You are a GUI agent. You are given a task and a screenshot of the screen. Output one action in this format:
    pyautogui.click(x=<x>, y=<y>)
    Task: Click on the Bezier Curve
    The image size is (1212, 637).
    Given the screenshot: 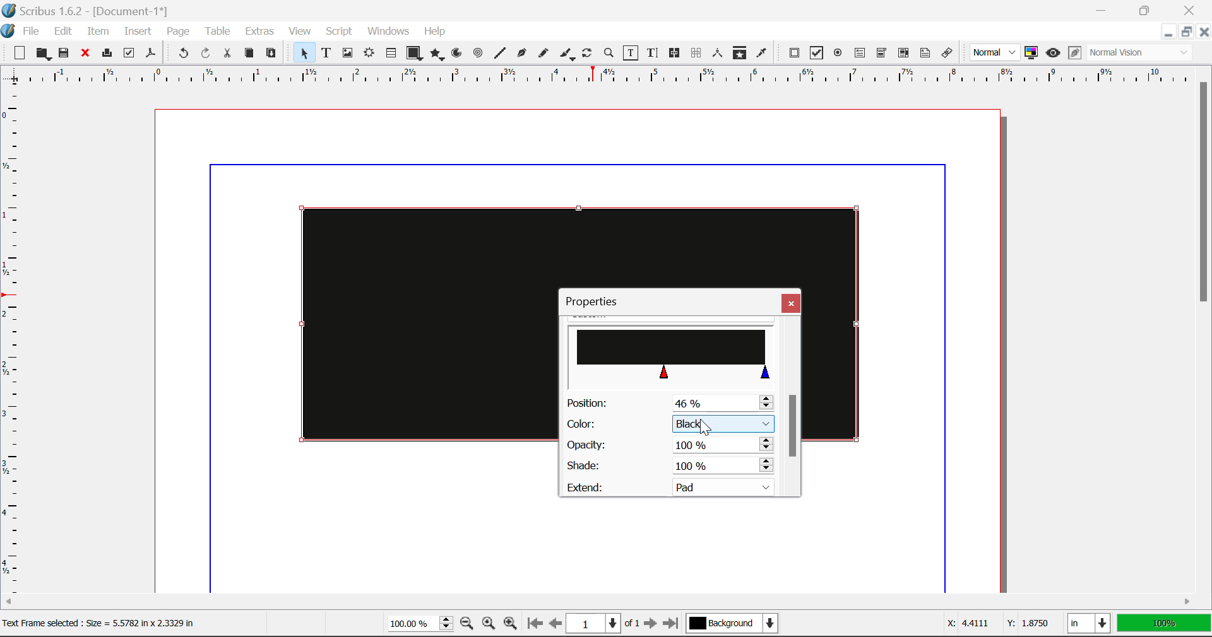 What is the action you would take?
    pyautogui.click(x=522, y=55)
    